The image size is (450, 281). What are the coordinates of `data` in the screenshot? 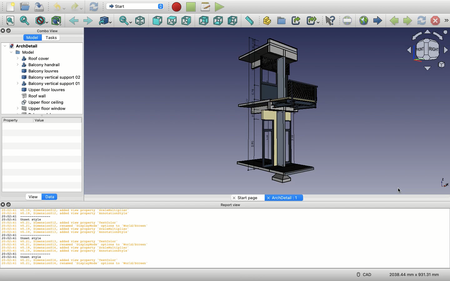 It's located at (50, 197).